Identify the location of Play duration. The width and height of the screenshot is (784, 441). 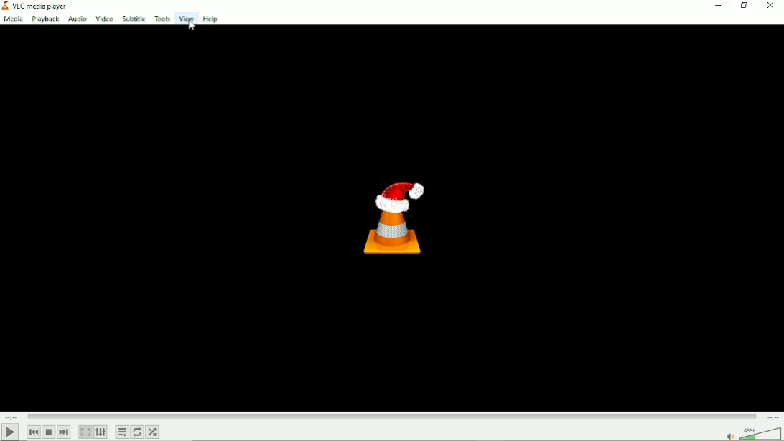
(392, 417).